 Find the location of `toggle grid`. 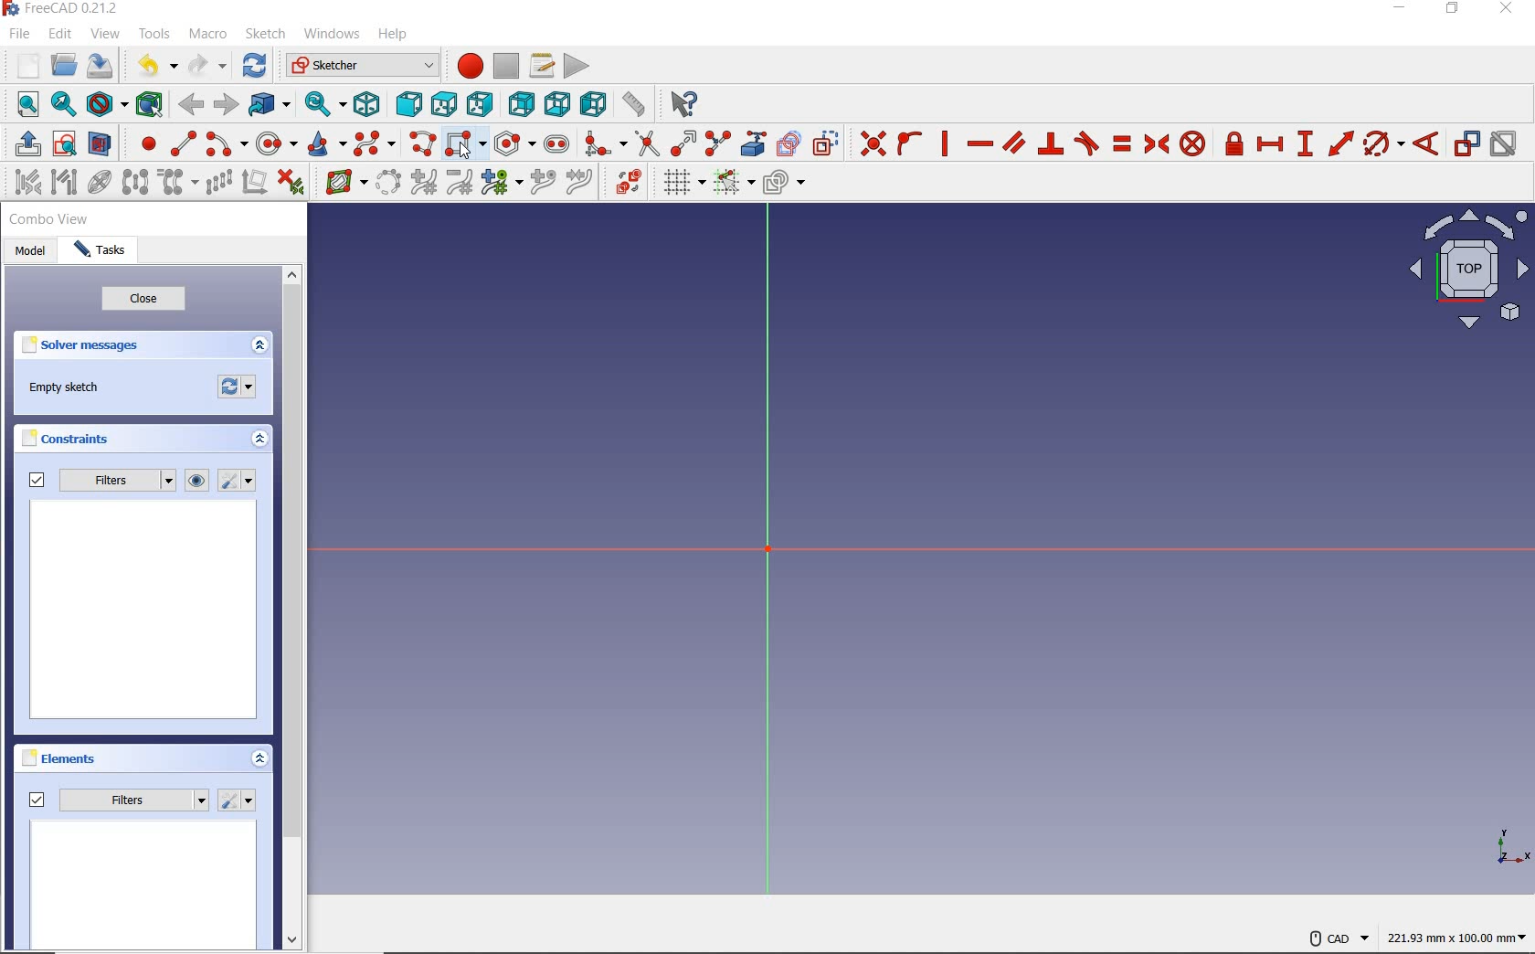

toggle grid is located at coordinates (683, 184).